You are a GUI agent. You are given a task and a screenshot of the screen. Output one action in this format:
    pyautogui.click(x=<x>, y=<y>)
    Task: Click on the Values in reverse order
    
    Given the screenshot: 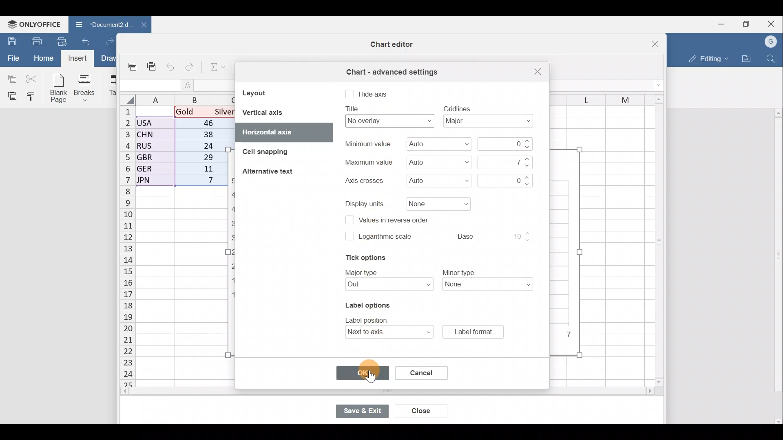 What is the action you would take?
    pyautogui.click(x=398, y=219)
    